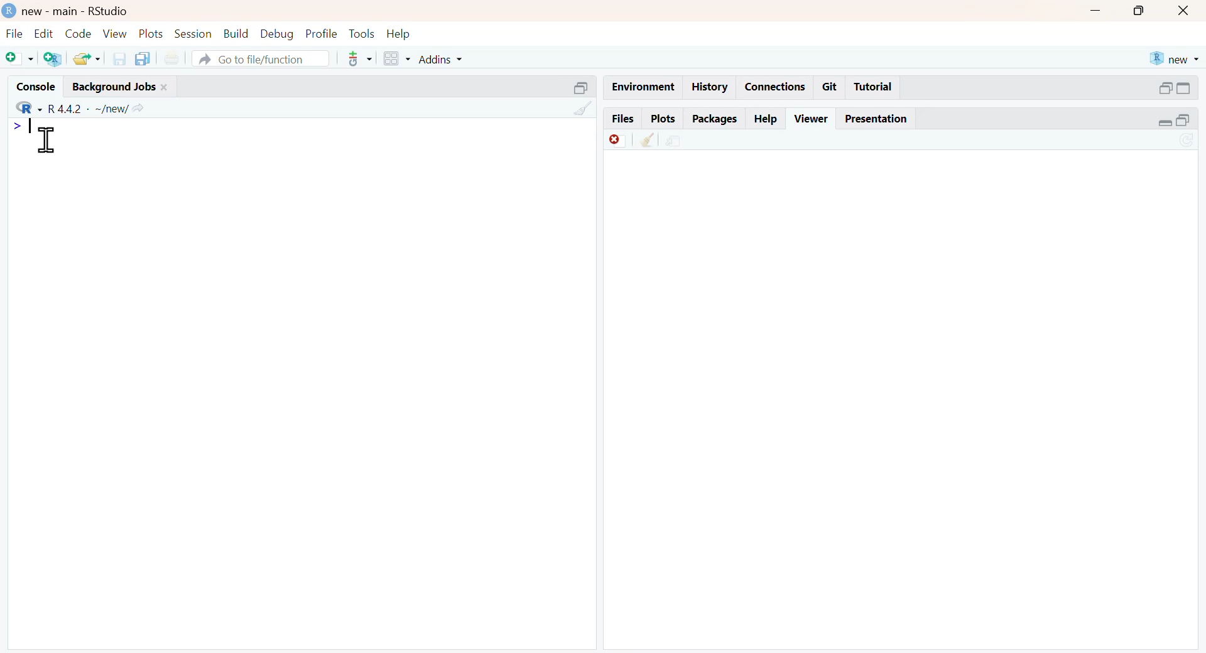 The image size is (1206, 653). What do you see at coordinates (648, 139) in the screenshot?
I see `clear console` at bounding box center [648, 139].